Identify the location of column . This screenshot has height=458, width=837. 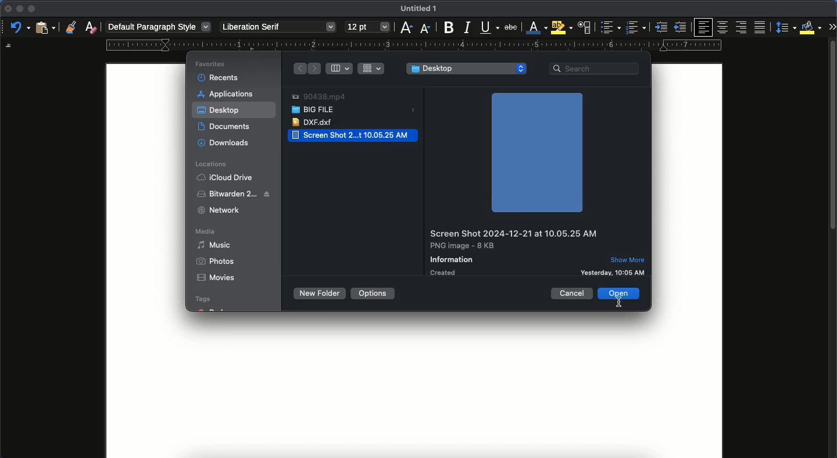
(341, 68).